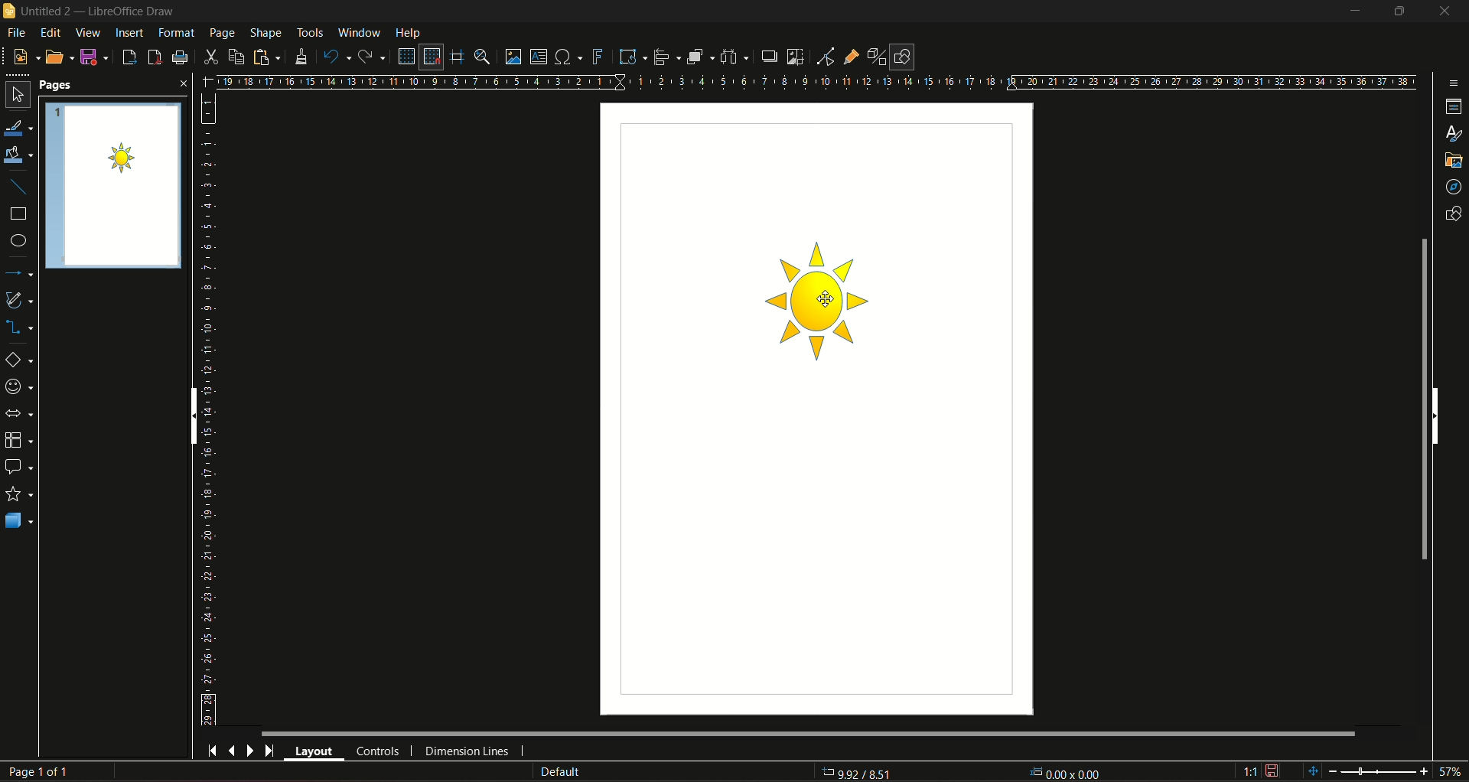  What do you see at coordinates (182, 83) in the screenshot?
I see `close` at bounding box center [182, 83].